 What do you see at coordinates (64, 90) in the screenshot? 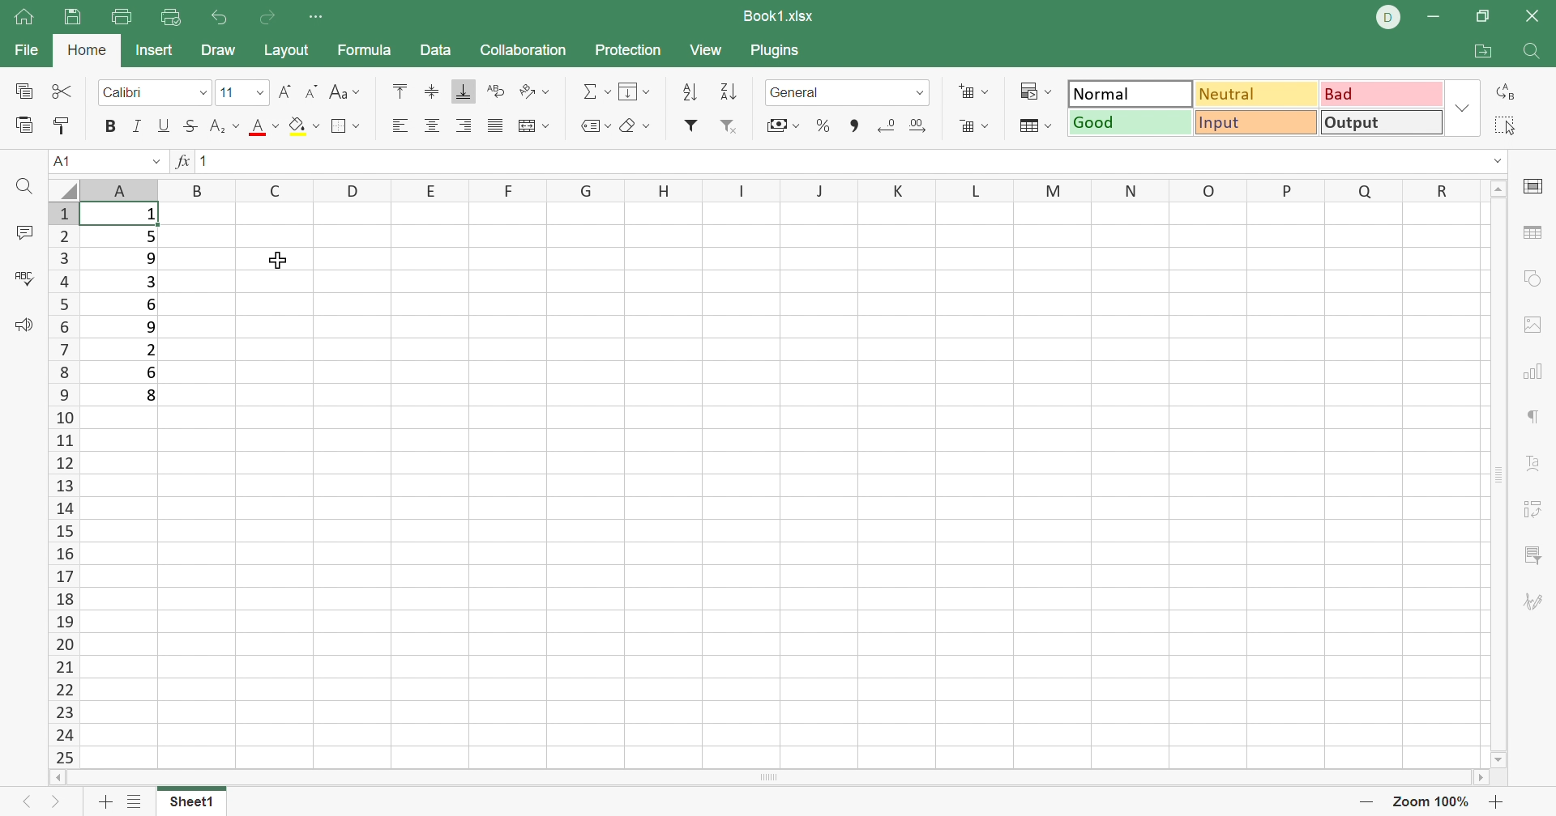
I see `Cut` at bounding box center [64, 90].